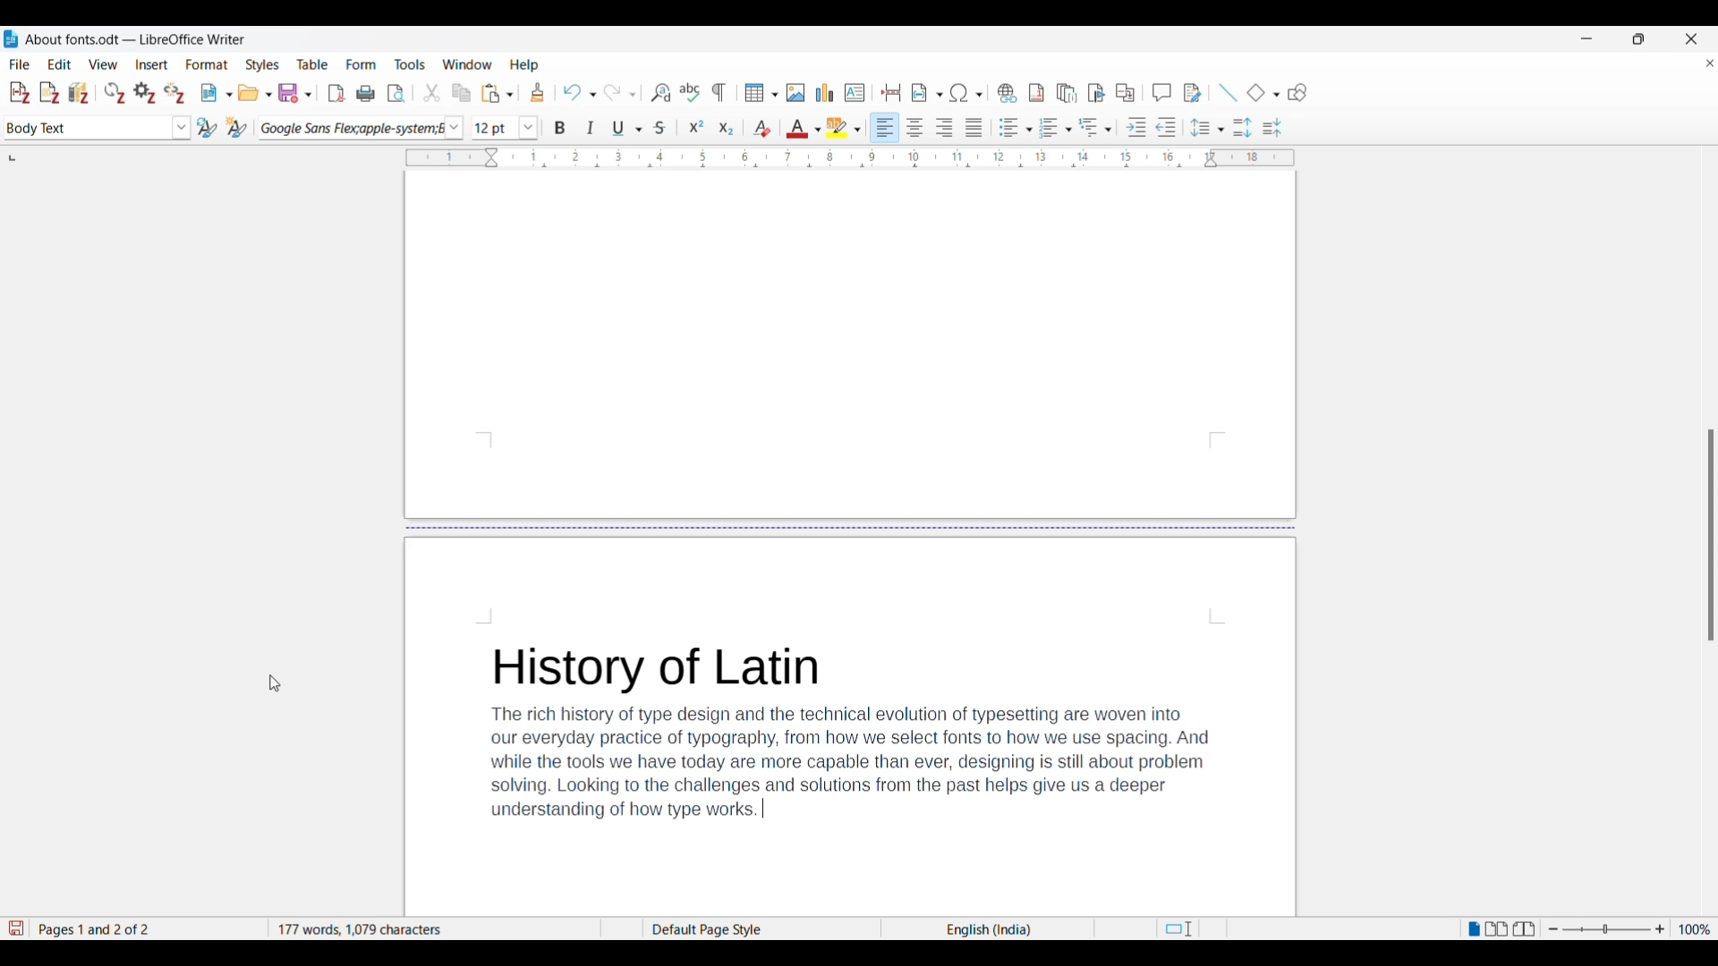  I want to click on Current page style, so click(761, 929).